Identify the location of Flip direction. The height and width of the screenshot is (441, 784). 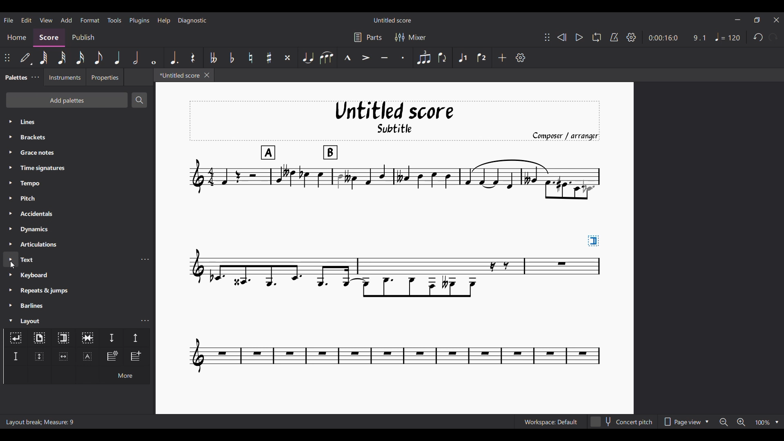
(443, 57).